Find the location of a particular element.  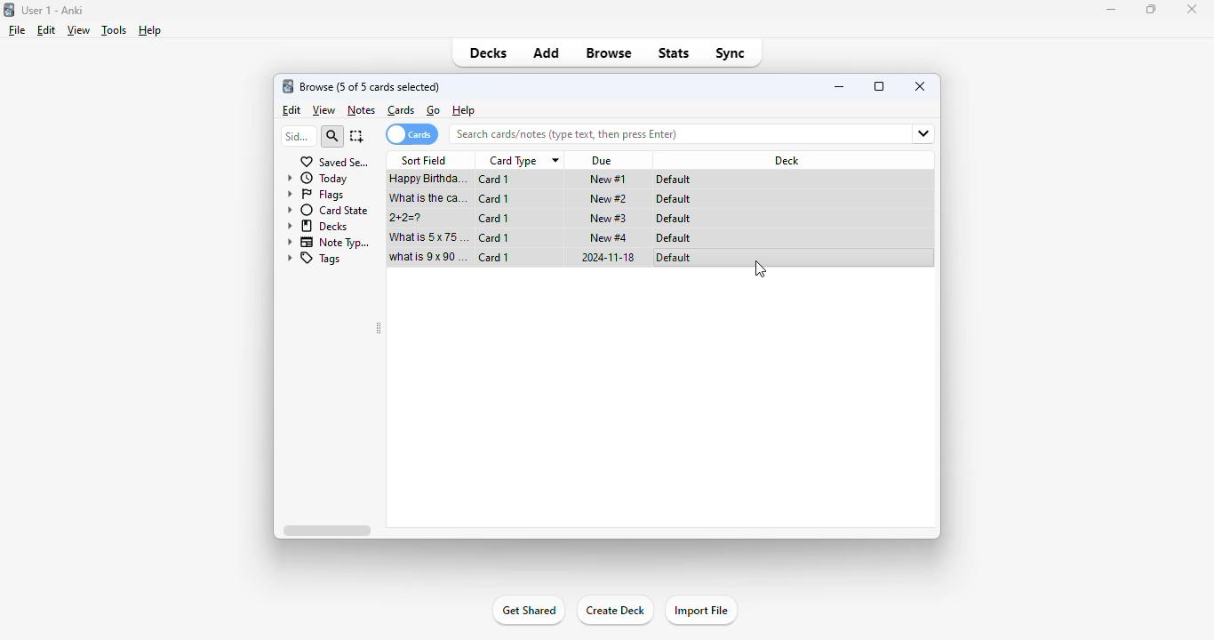

happy birthday song!!!.mp3 is located at coordinates (428, 179).